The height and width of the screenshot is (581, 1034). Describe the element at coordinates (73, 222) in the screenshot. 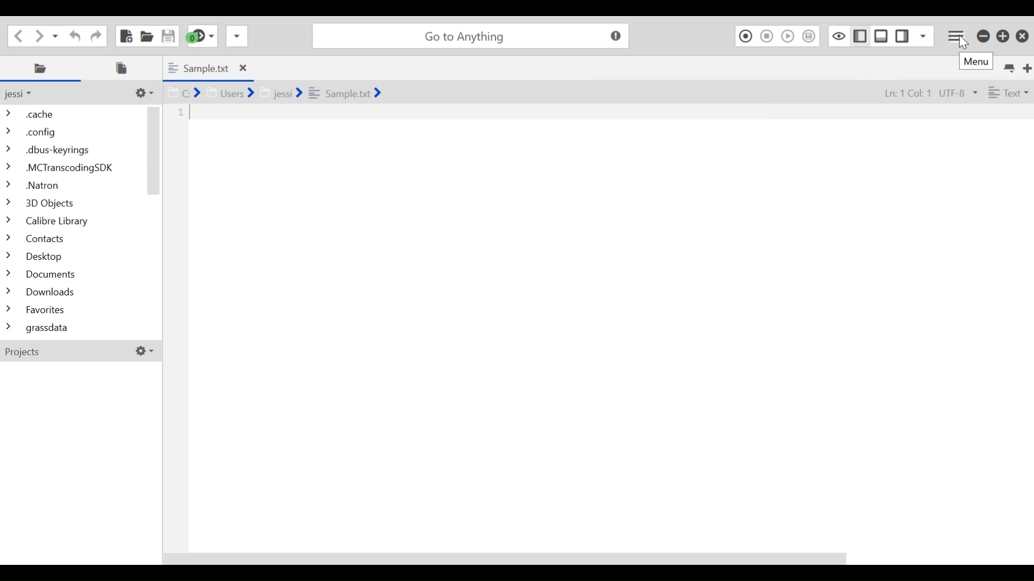

I see `Folders` at that location.